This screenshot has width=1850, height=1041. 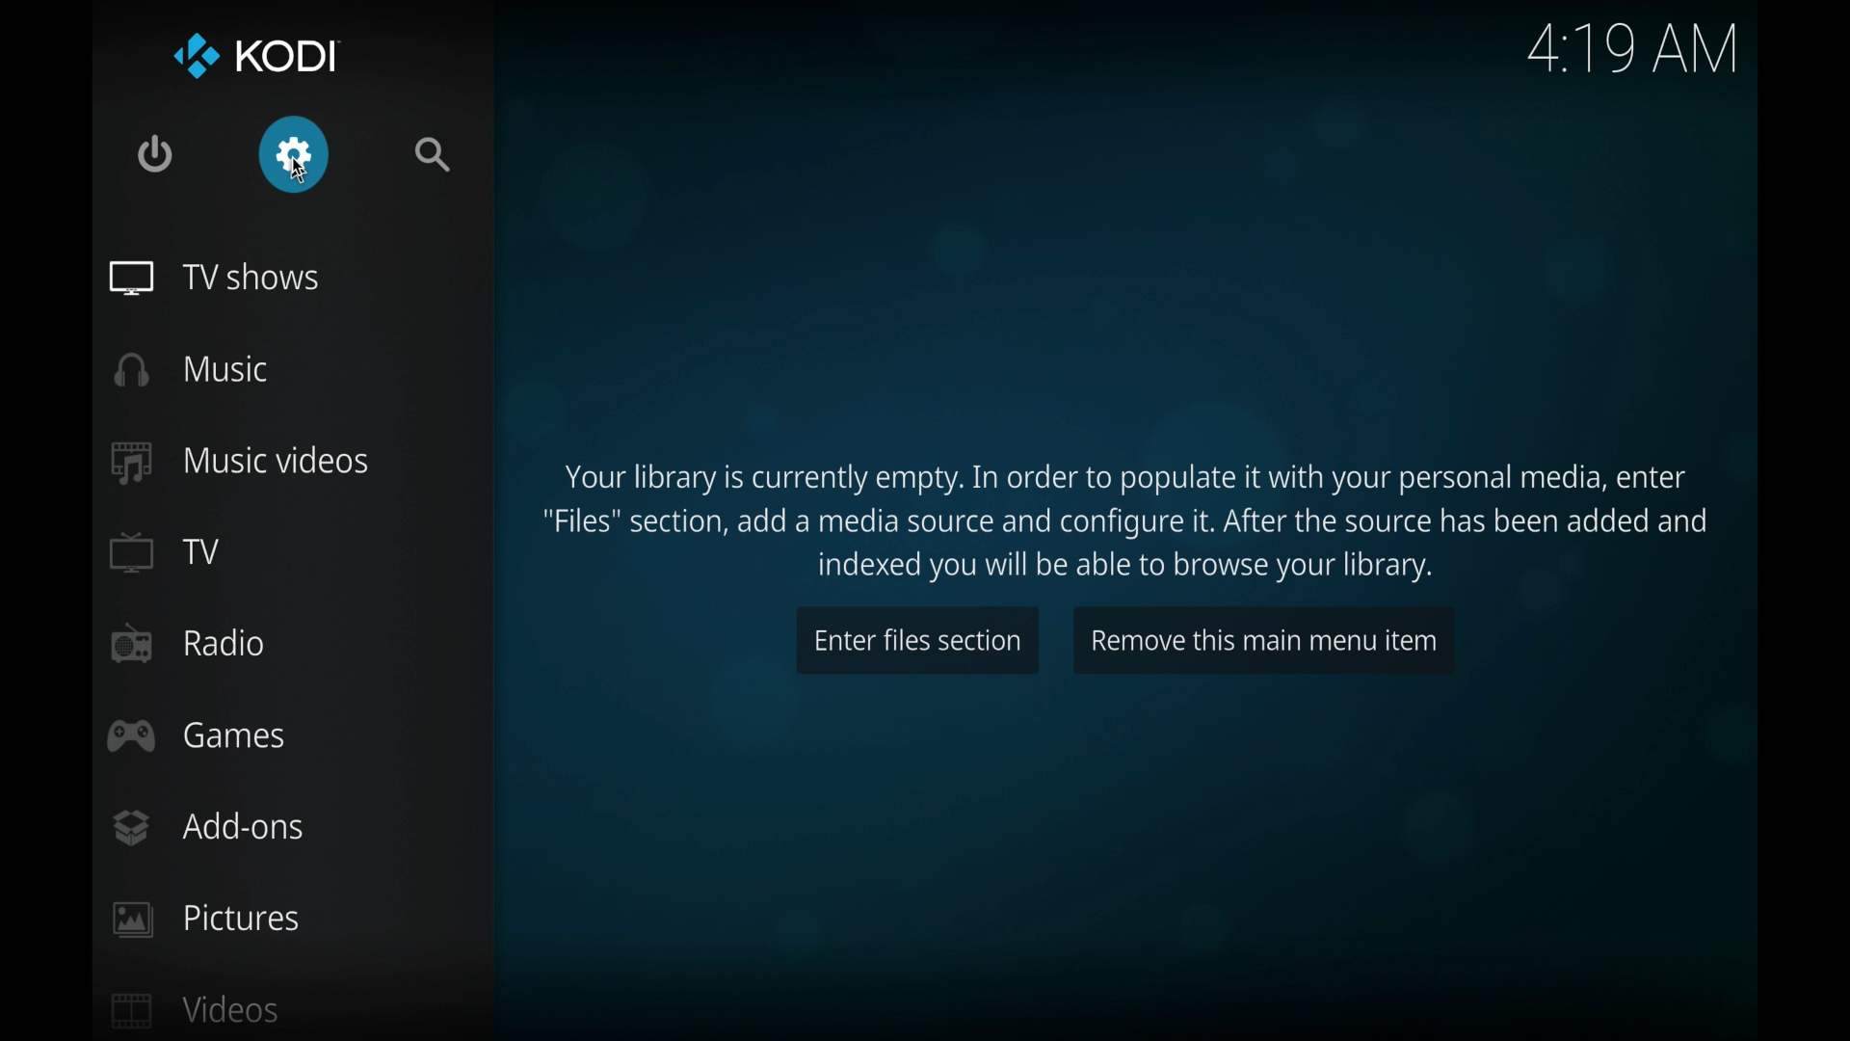 What do you see at coordinates (917, 641) in the screenshot?
I see `enter files section` at bounding box center [917, 641].